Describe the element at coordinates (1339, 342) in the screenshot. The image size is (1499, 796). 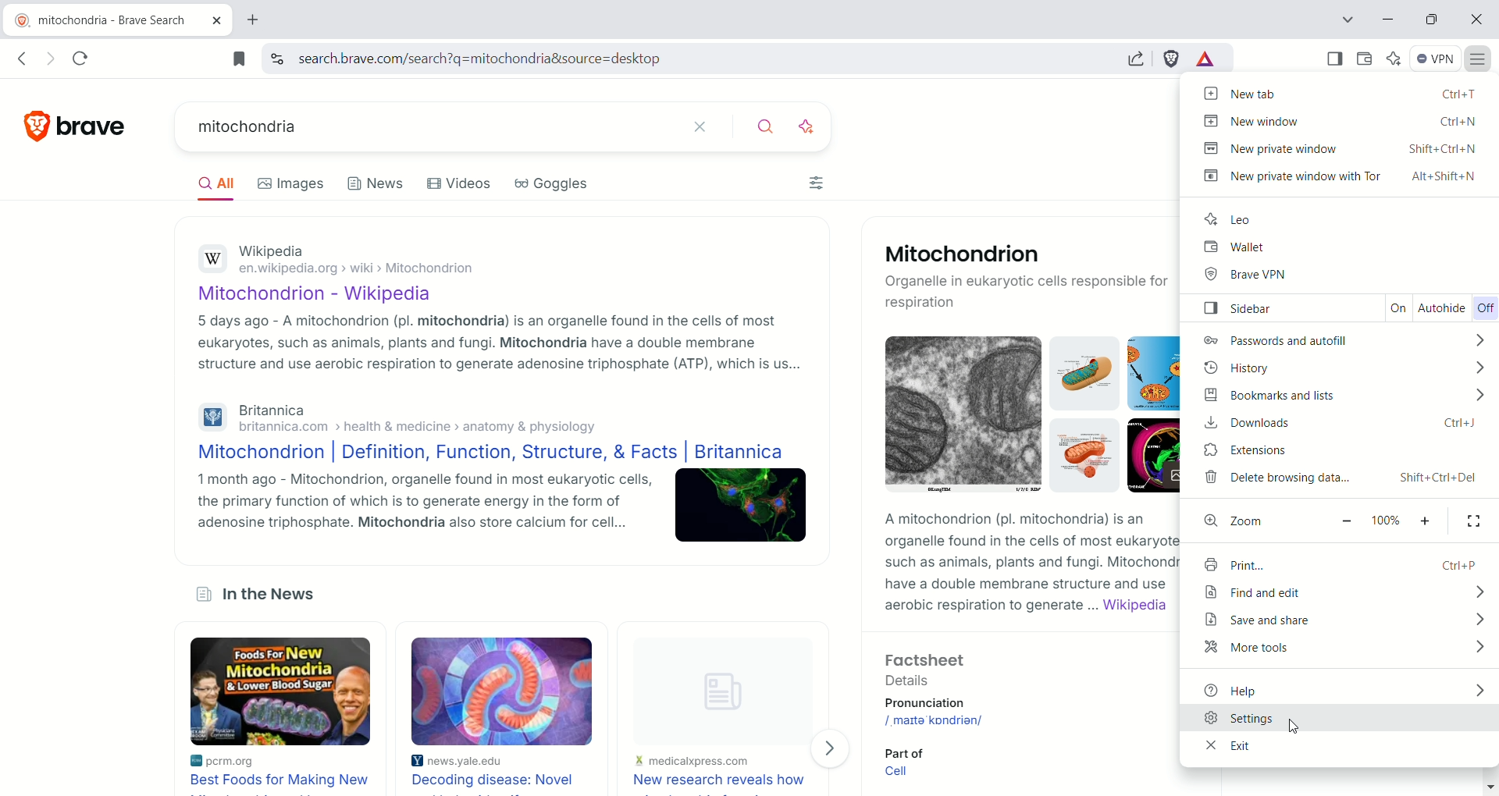
I see `passwords and auto fill` at that location.